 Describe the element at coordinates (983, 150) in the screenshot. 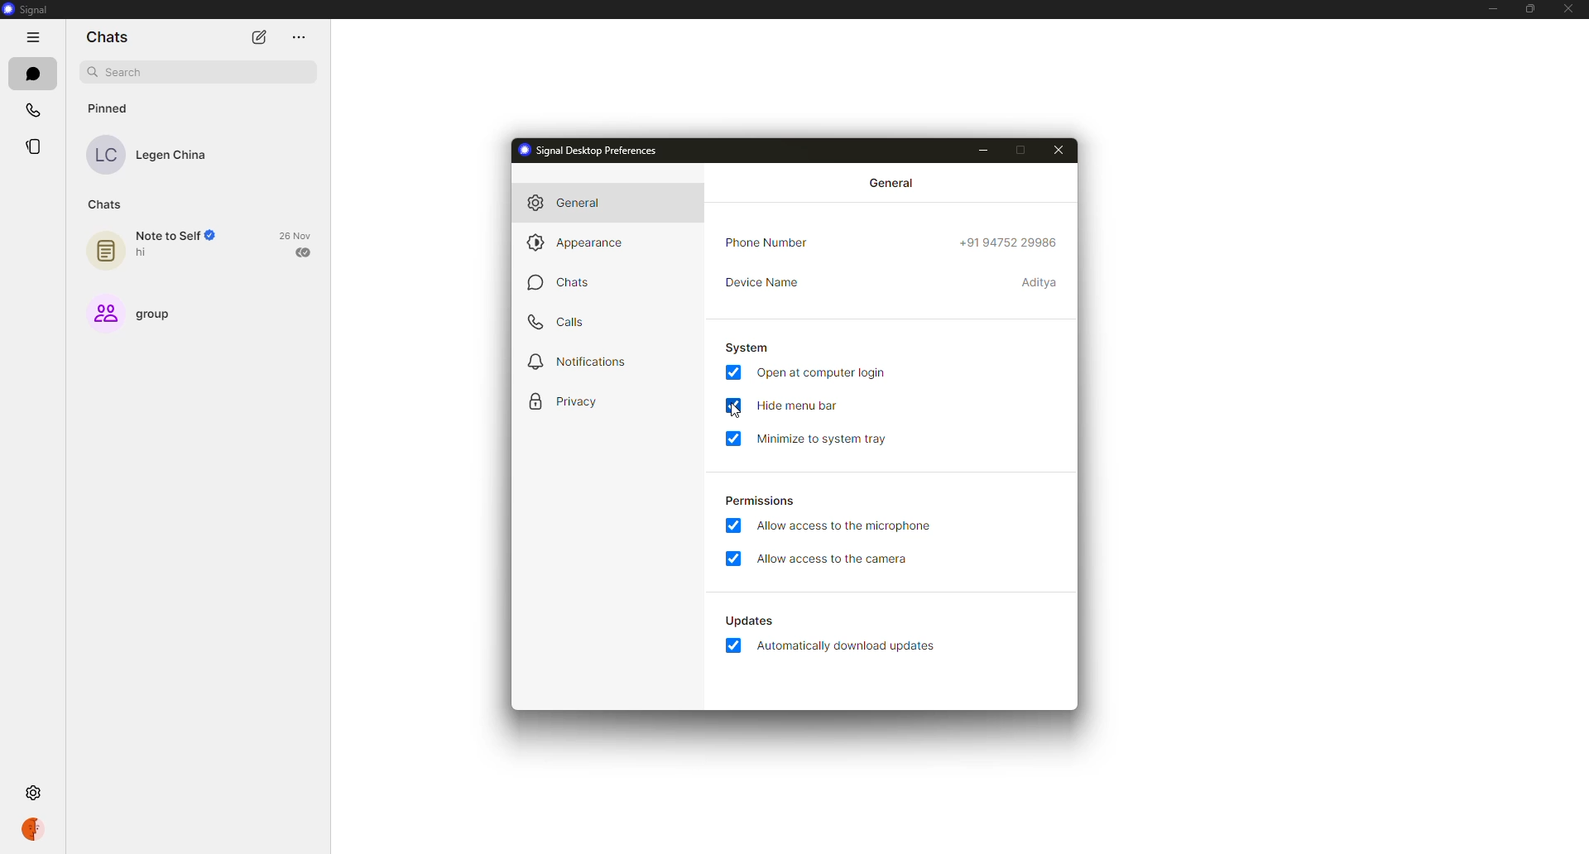

I see `minimize` at that location.